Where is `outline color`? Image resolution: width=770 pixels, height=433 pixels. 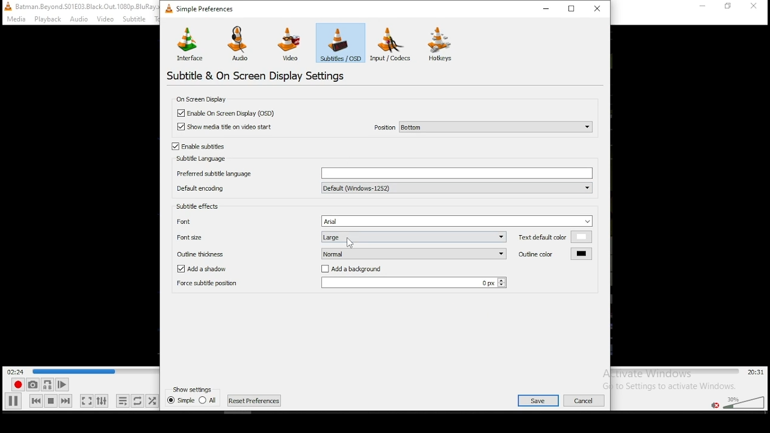
outline color is located at coordinates (555, 253).